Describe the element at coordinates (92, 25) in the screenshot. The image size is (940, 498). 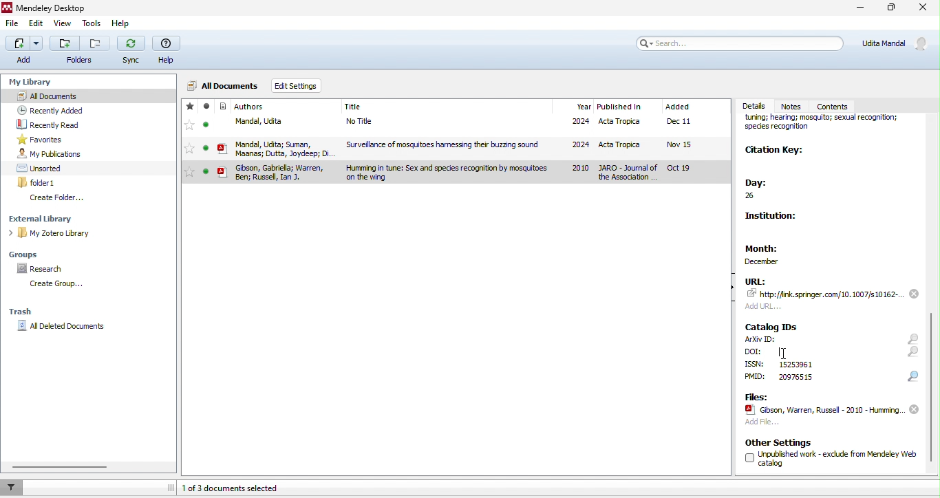
I see `tools` at that location.